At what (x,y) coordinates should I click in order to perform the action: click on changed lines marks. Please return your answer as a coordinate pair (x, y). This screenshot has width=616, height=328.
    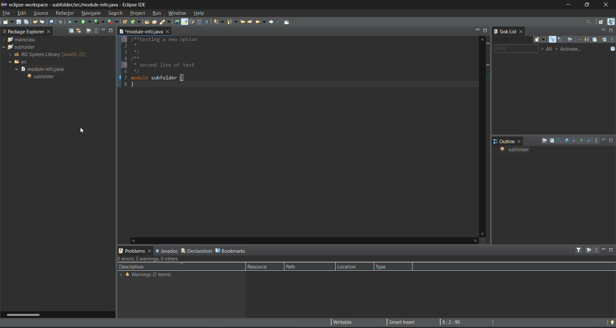
    Looking at the image, I should click on (487, 65).